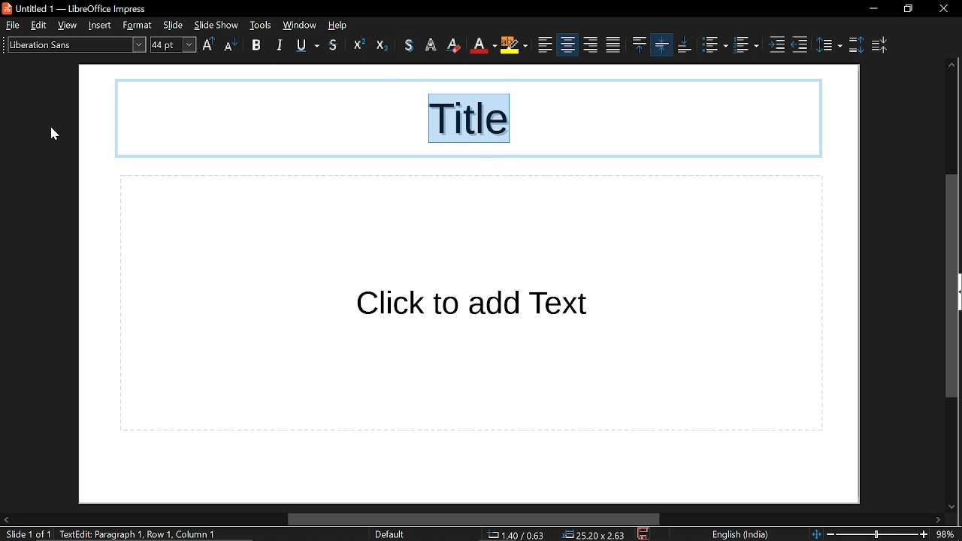 The height and width of the screenshot is (541, 962). What do you see at coordinates (943, 9) in the screenshot?
I see `close` at bounding box center [943, 9].